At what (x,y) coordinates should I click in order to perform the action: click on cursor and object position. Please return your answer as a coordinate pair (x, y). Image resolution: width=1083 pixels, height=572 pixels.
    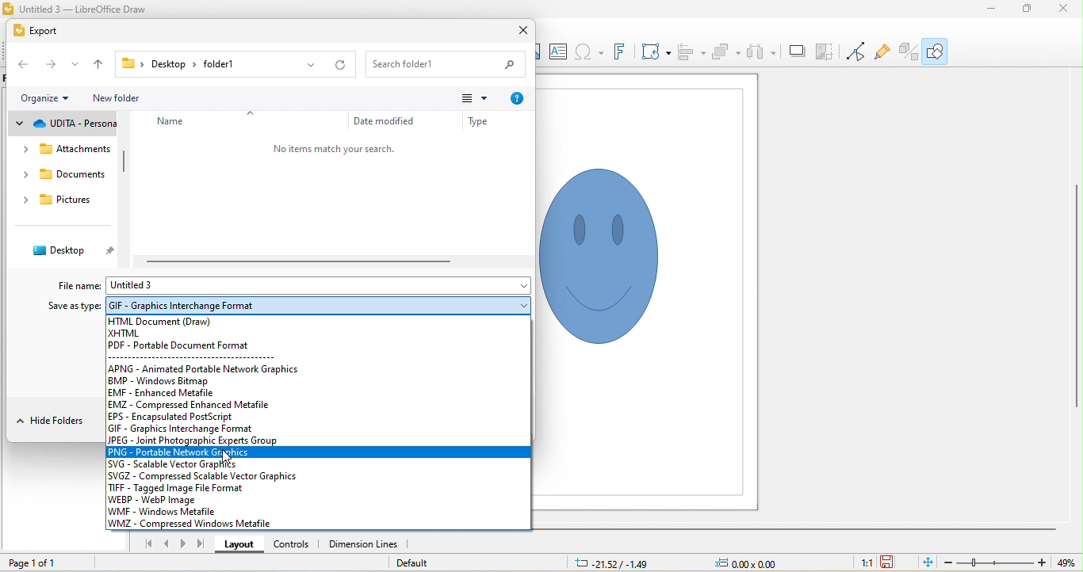
    Looking at the image, I should click on (675, 562).